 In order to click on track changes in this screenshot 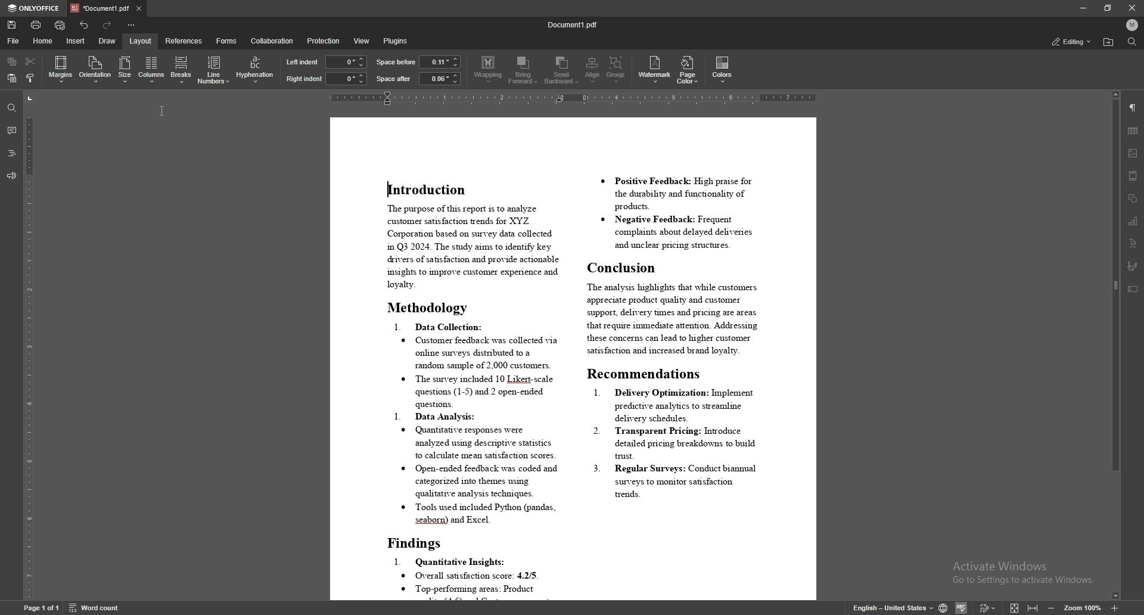, I will do `click(988, 607)`.